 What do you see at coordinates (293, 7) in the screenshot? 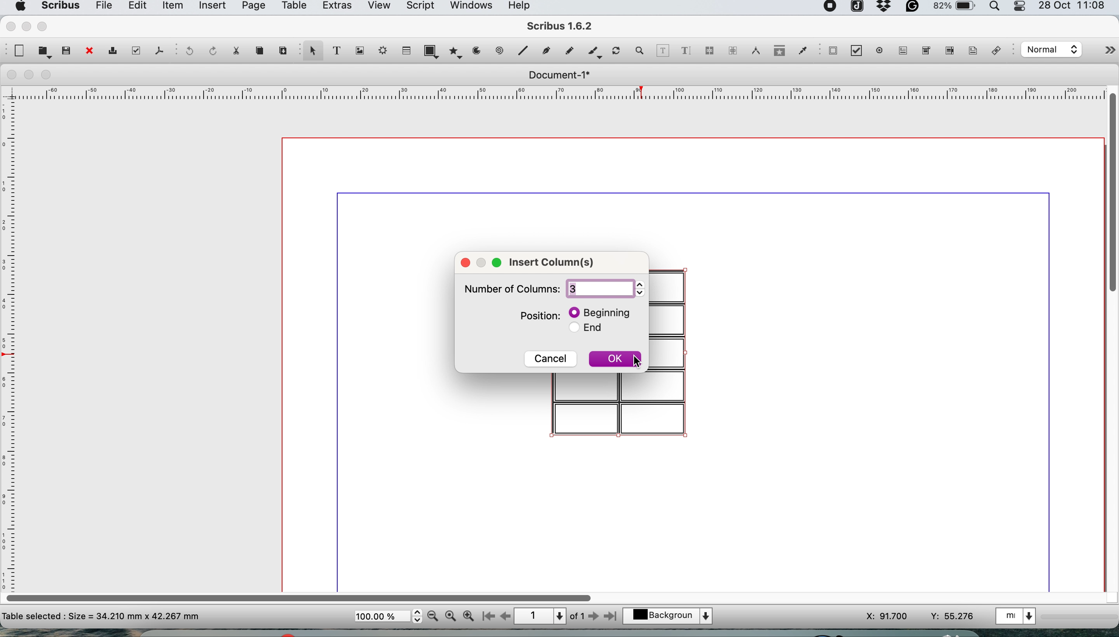
I see `table` at bounding box center [293, 7].